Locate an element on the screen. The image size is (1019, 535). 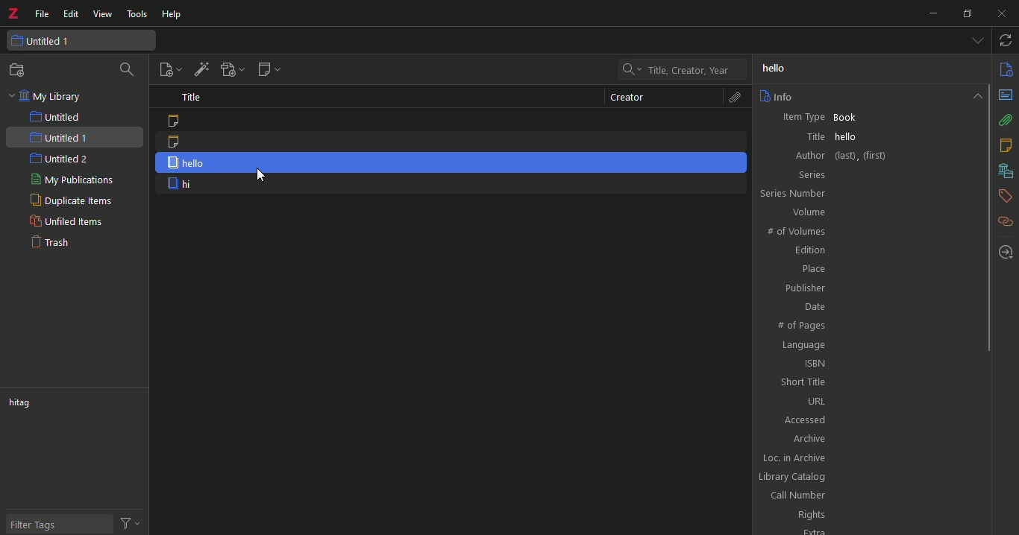
accessed is located at coordinates (809, 420).